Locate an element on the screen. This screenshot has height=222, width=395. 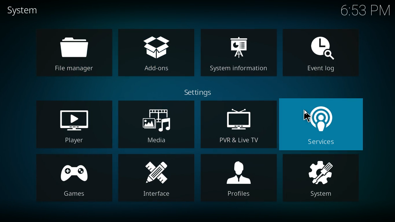
event log is located at coordinates (324, 56).